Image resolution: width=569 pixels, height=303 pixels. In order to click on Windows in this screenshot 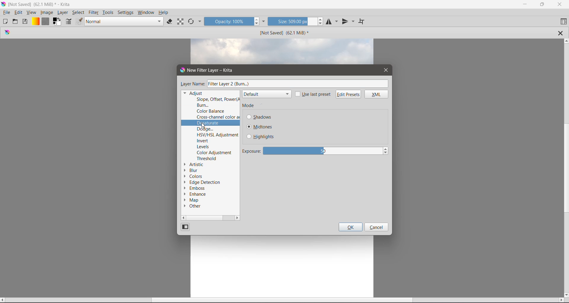, I will do `click(146, 12)`.